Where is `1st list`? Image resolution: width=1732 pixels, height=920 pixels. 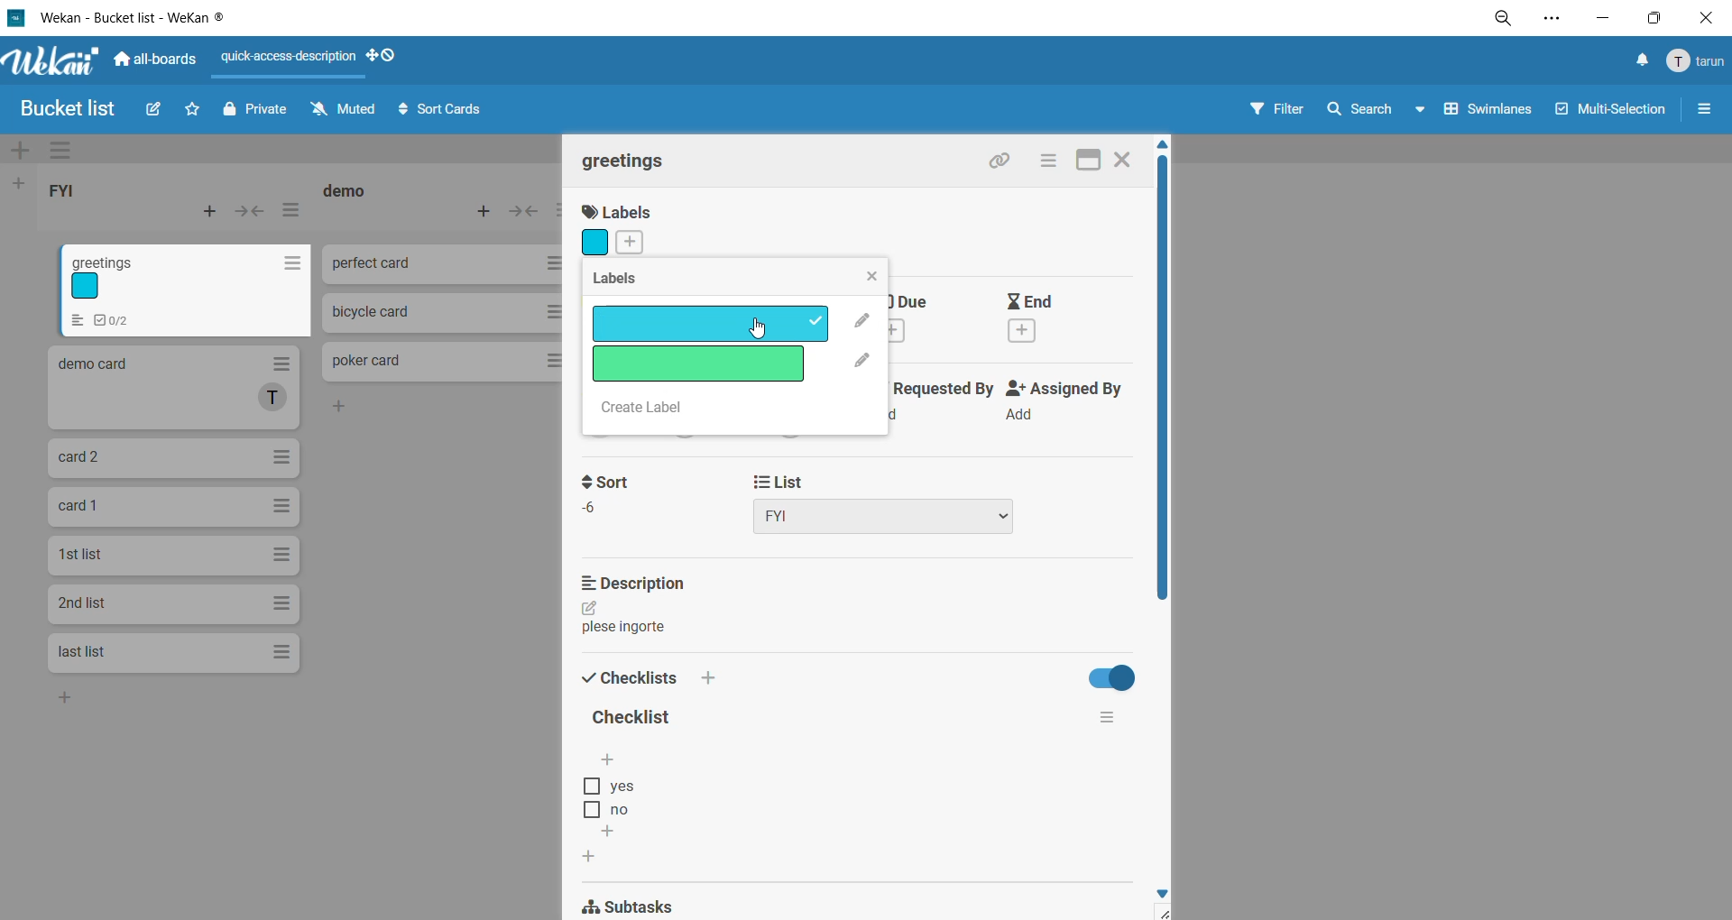
1st list is located at coordinates (172, 555).